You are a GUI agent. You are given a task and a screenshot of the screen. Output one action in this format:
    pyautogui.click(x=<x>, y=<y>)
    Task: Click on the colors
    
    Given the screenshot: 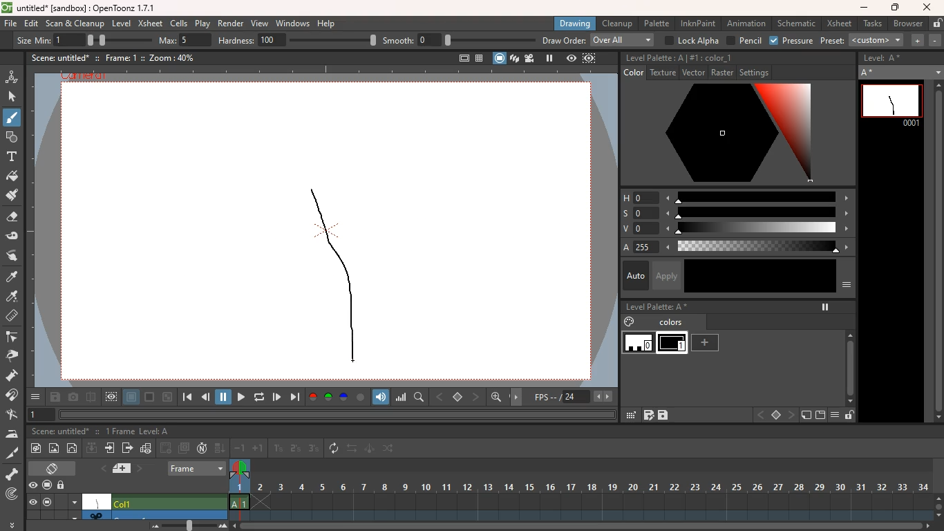 What is the action you would take?
    pyautogui.click(x=672, y=324)
    